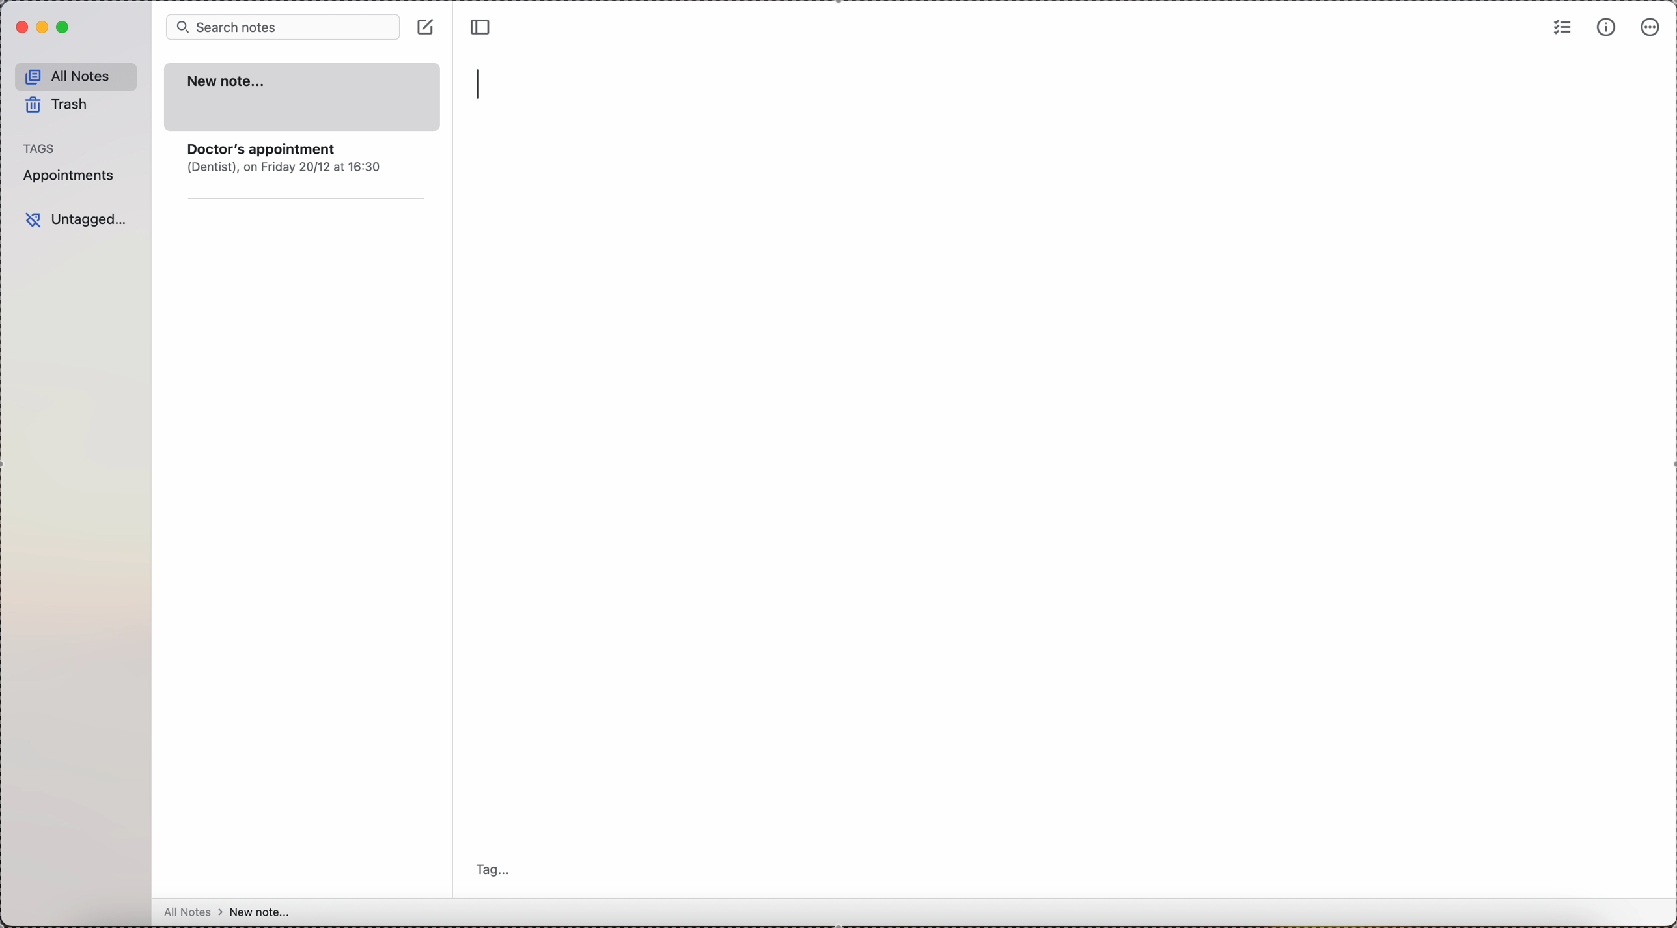 The width and height of the screenshot is (1677, 928). Describe the element at coordinates (1607, 27) in the screenshot. I see `metrics` at that location.